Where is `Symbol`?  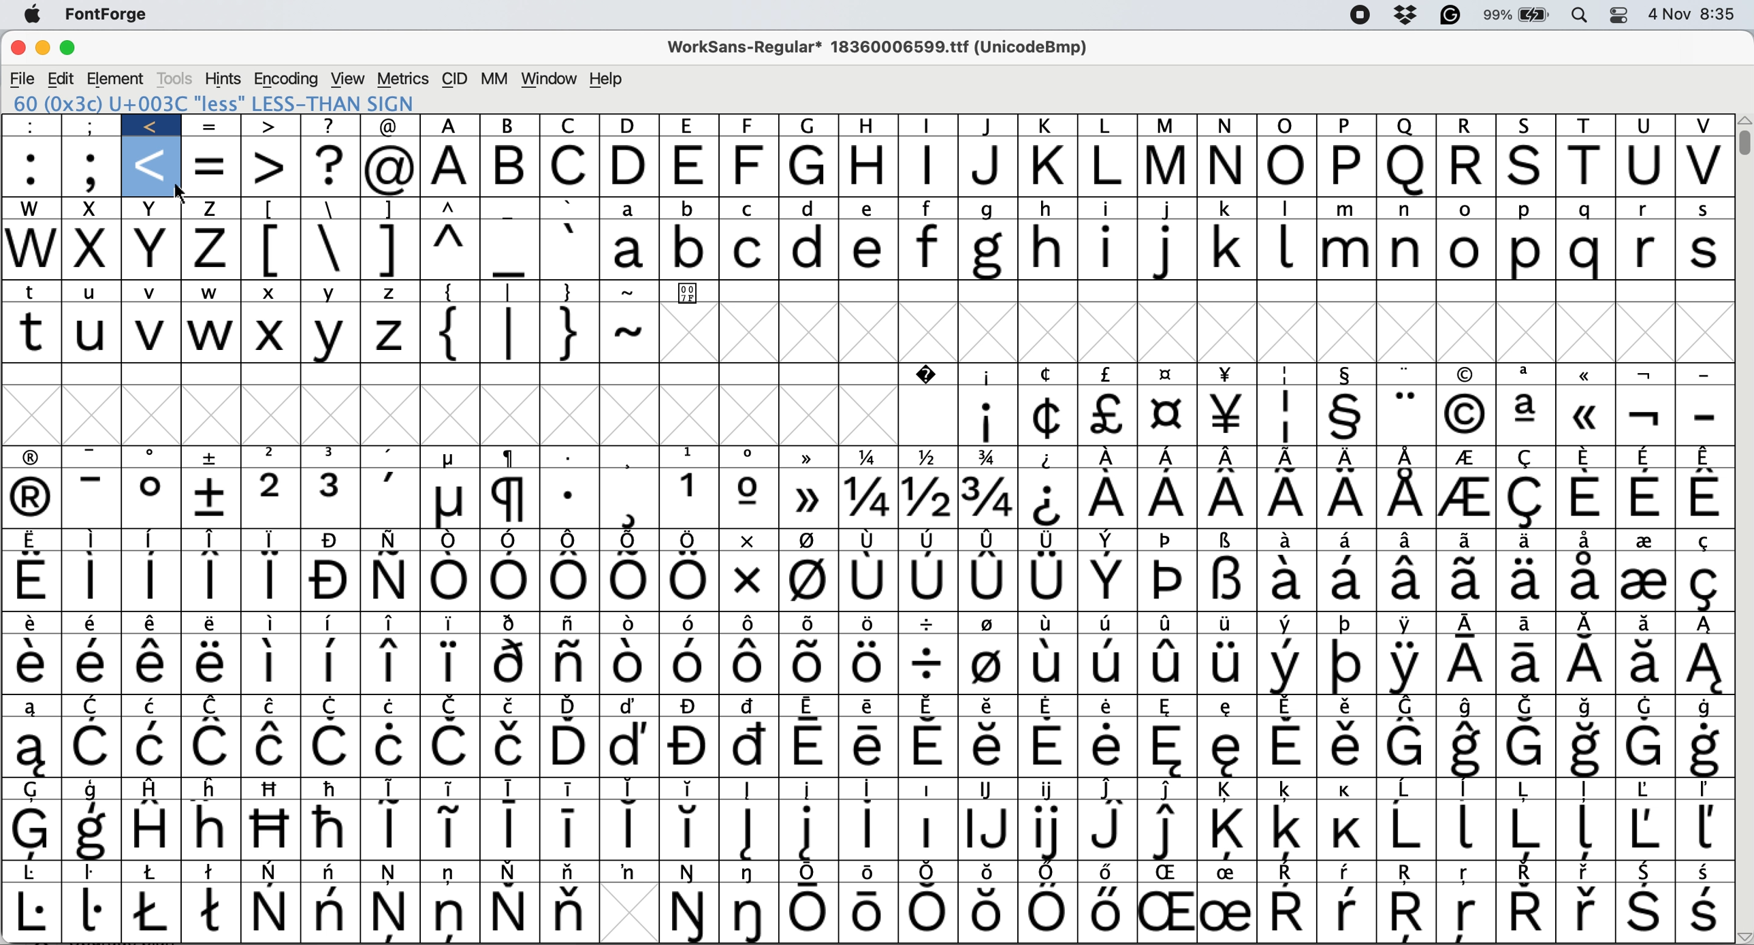 Symbol is located at coordinates (212, 624).